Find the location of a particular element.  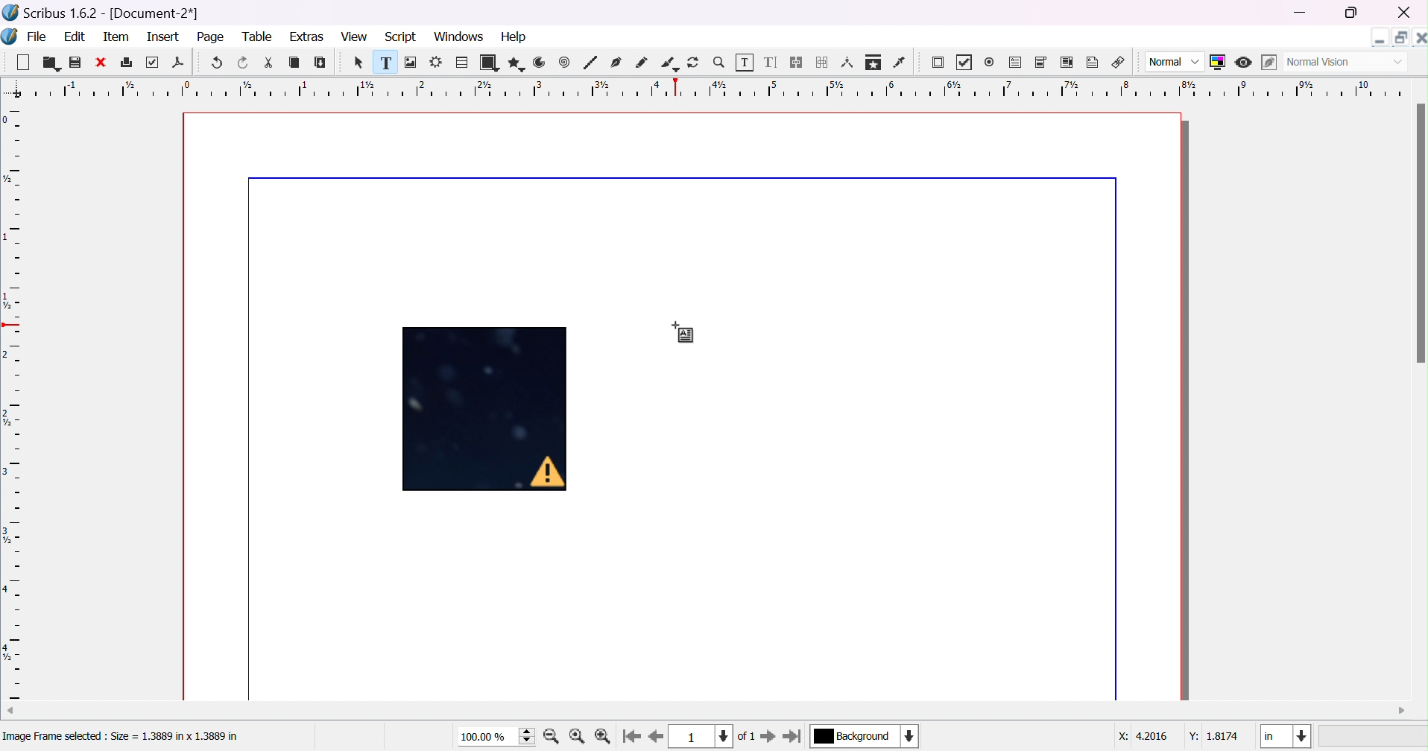

link text frames is located at coordinates (797, 63).